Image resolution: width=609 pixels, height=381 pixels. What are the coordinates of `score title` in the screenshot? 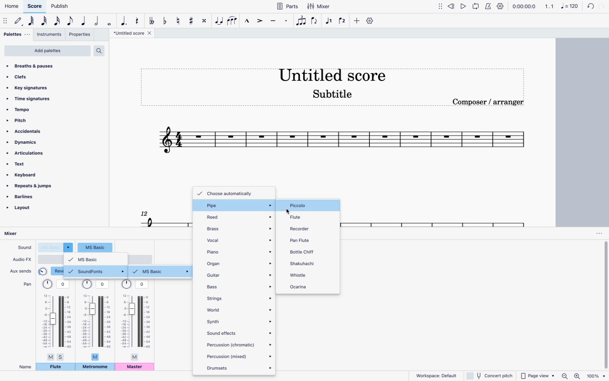 It's located at (331, 73).